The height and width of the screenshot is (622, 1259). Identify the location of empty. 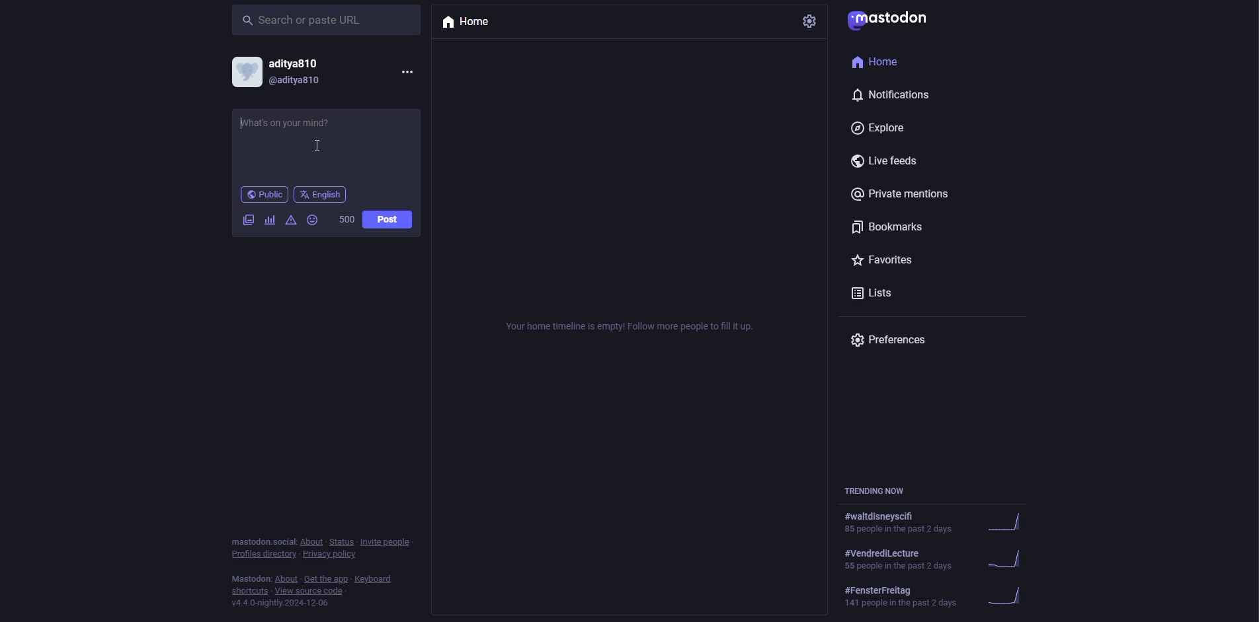
(631, 324).